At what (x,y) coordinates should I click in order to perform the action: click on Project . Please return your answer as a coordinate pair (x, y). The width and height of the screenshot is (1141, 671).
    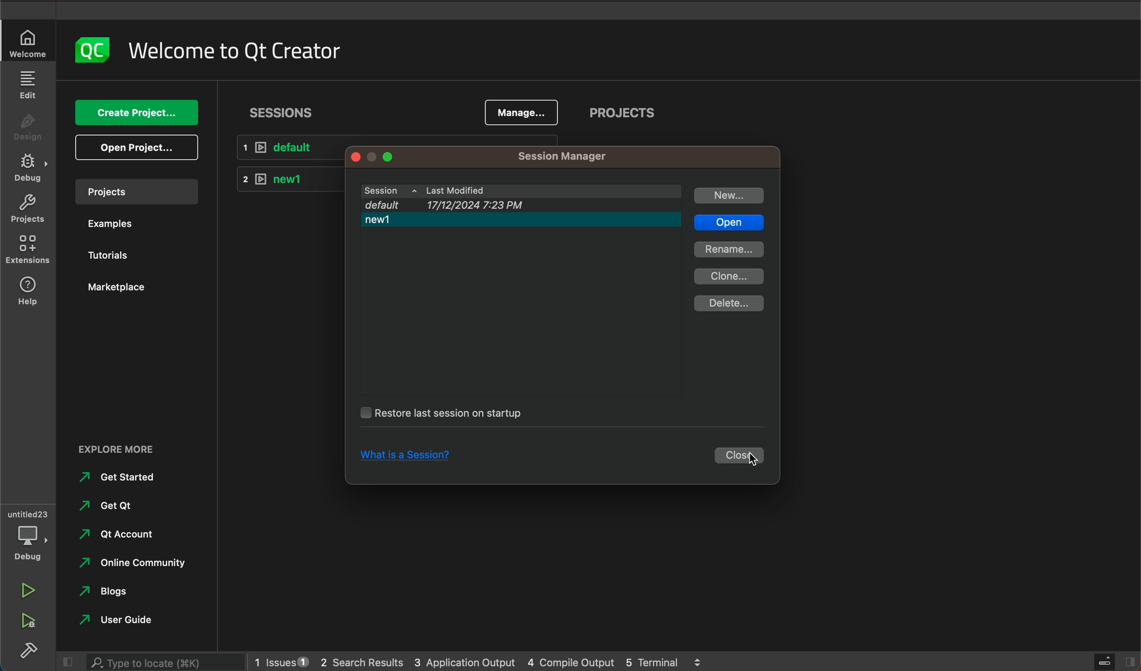
    Looking at the image, I should click on (27, 211).